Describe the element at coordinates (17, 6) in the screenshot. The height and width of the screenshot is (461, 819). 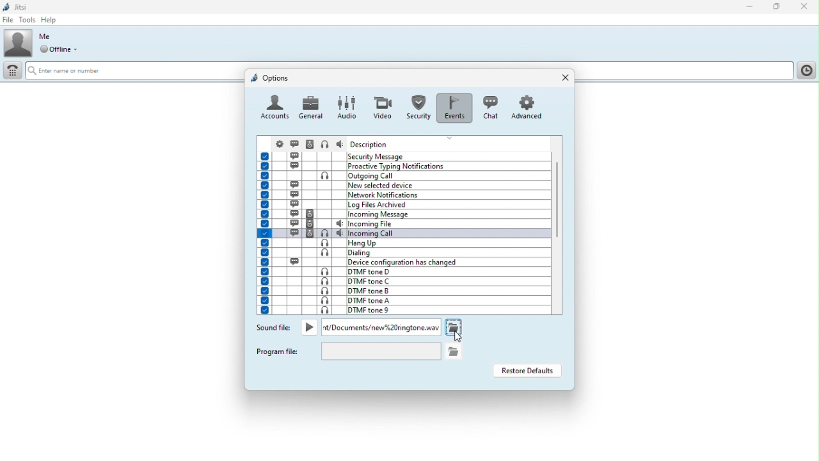
I see `Jitsi` at that location.